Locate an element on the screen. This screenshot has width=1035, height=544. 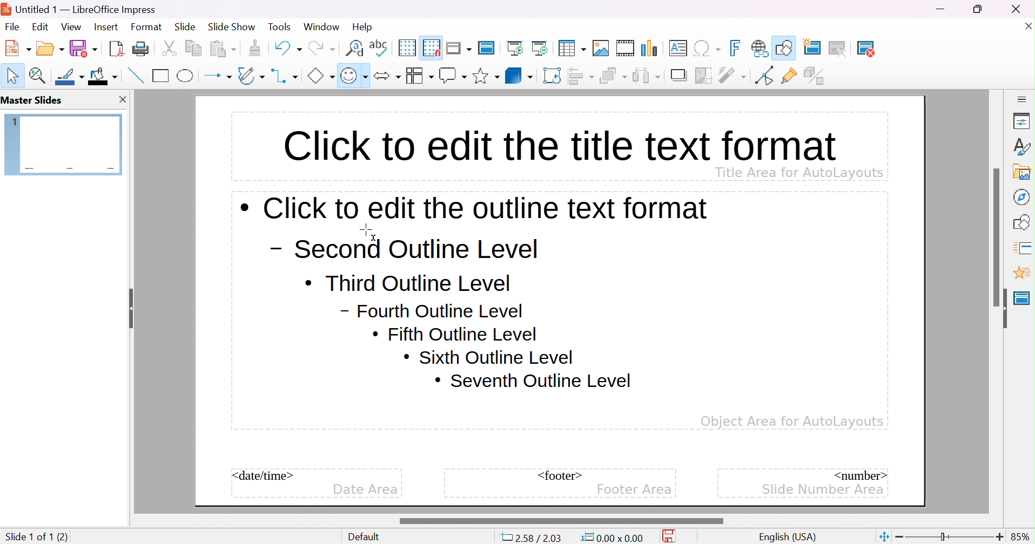
curves and polygons is located at coordinates (251, 76).